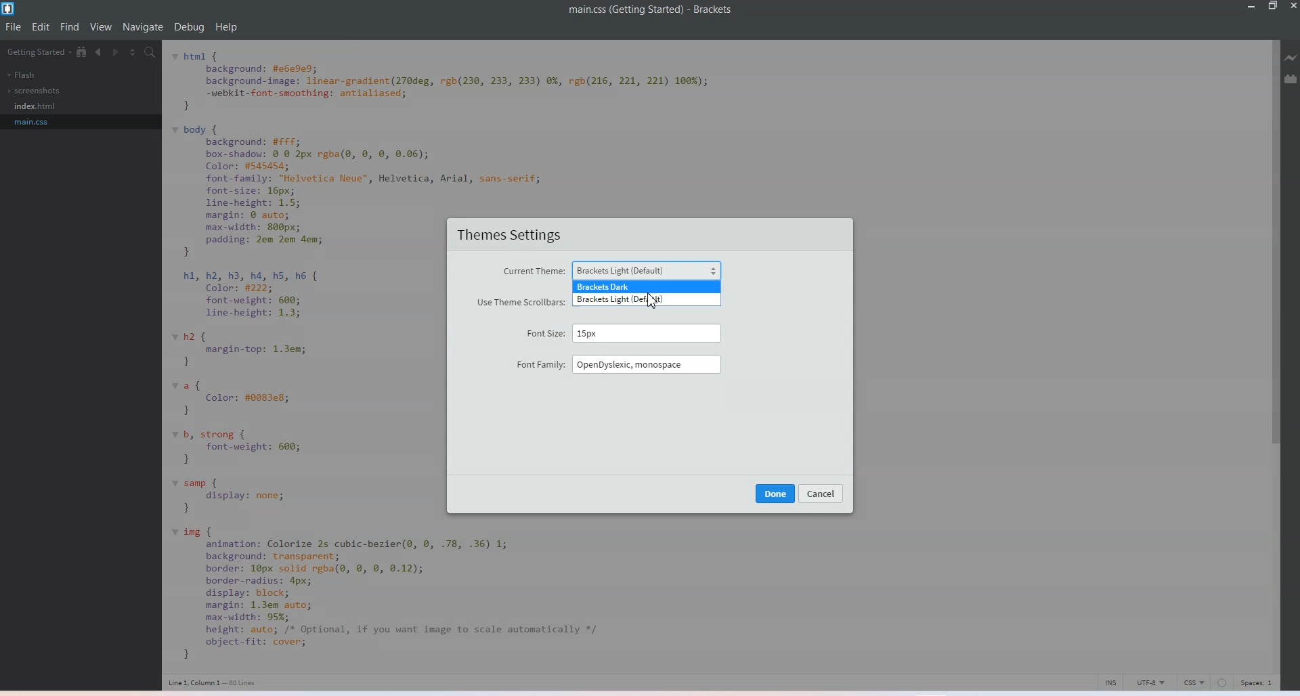 The height and width of the screenshot is (696, 1300). What do you see at coordinates (387, 596) in the screenshot?
I see `code` at bounding box center [387, 596].